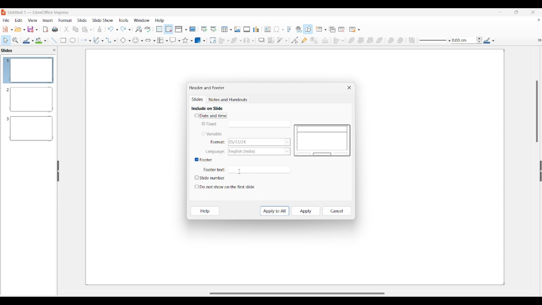  What do you see at coordinates (349, 88) in the screenshot?
I see `Close window` at bounding box center [349, 88].